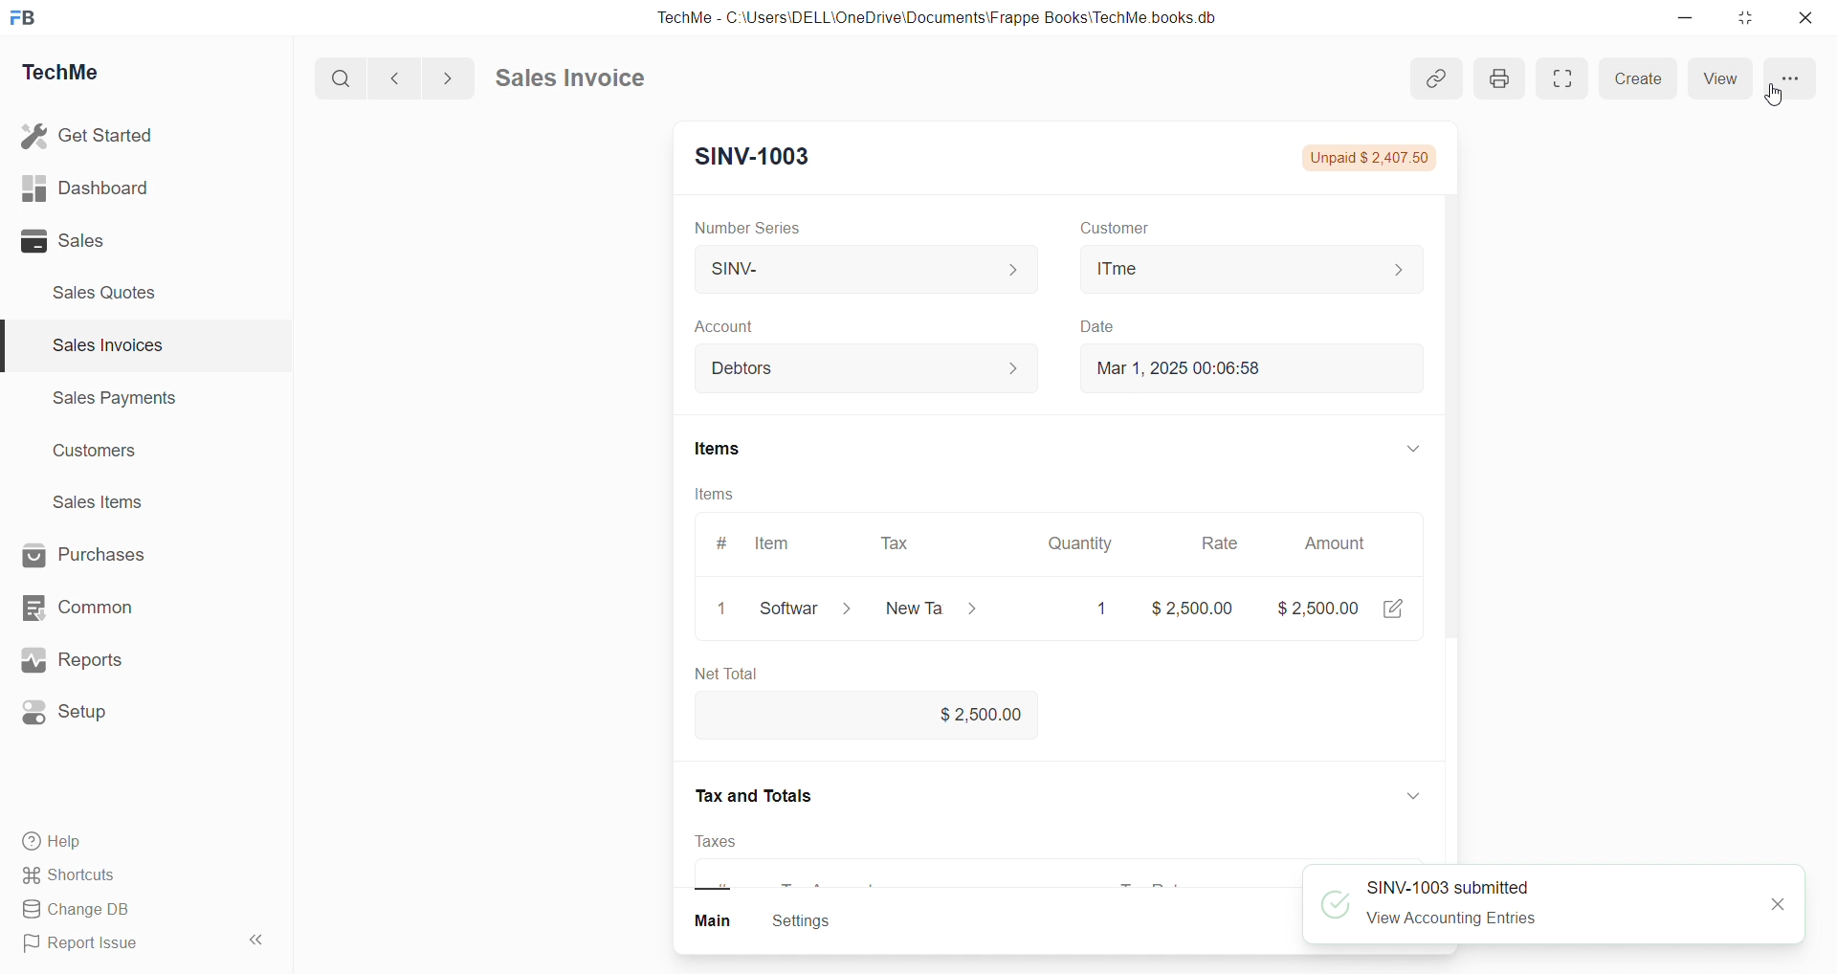  I want to click on & Get Started, so click(90, 134).